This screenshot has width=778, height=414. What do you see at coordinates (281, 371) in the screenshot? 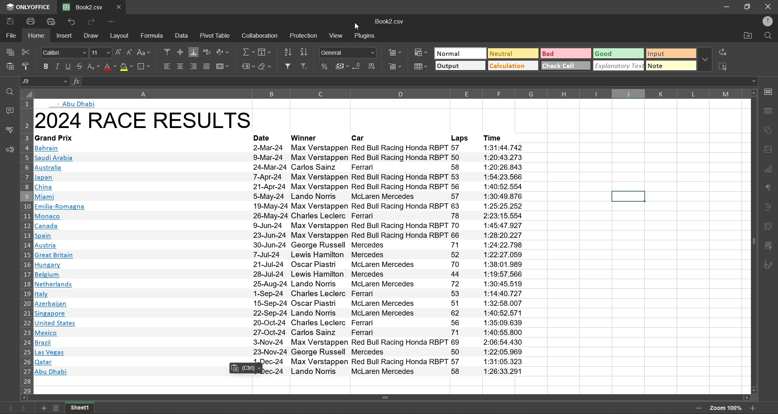
I see `text info` at bounding box center [281, 371].